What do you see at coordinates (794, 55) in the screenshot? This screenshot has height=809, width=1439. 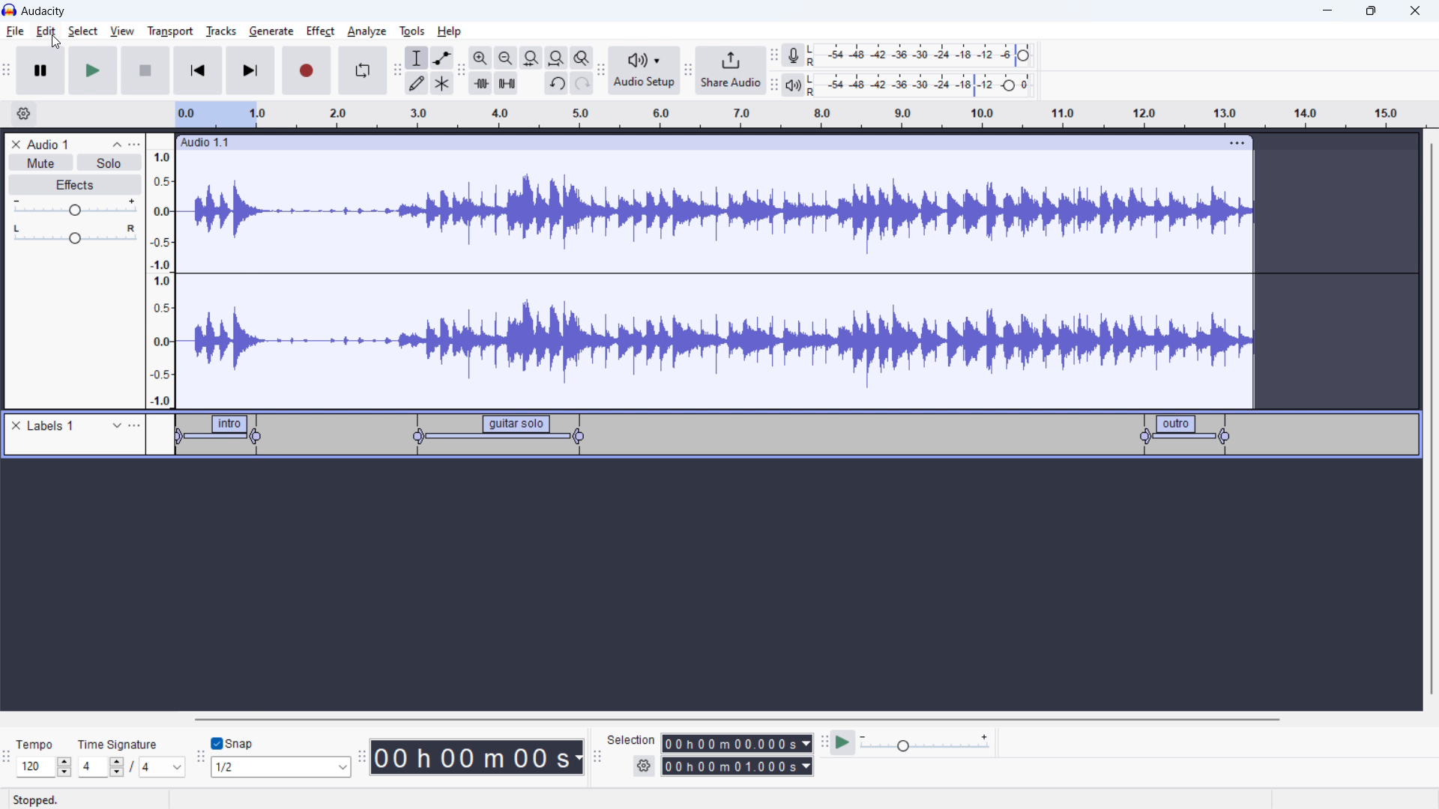 I see `recording meter` at bounding box center [794, 55].